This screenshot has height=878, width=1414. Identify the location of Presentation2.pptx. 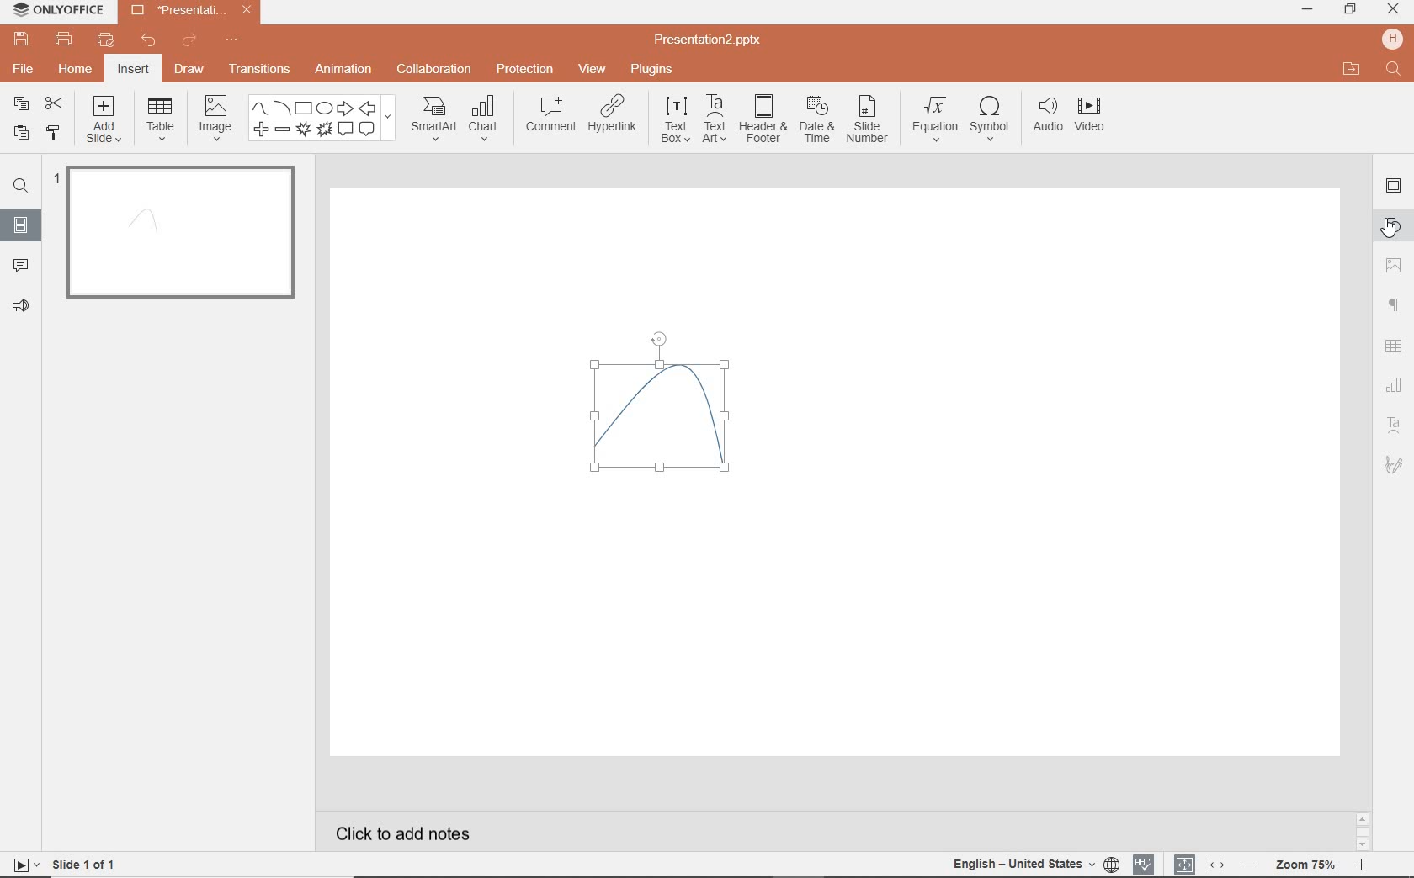
(191, 13).